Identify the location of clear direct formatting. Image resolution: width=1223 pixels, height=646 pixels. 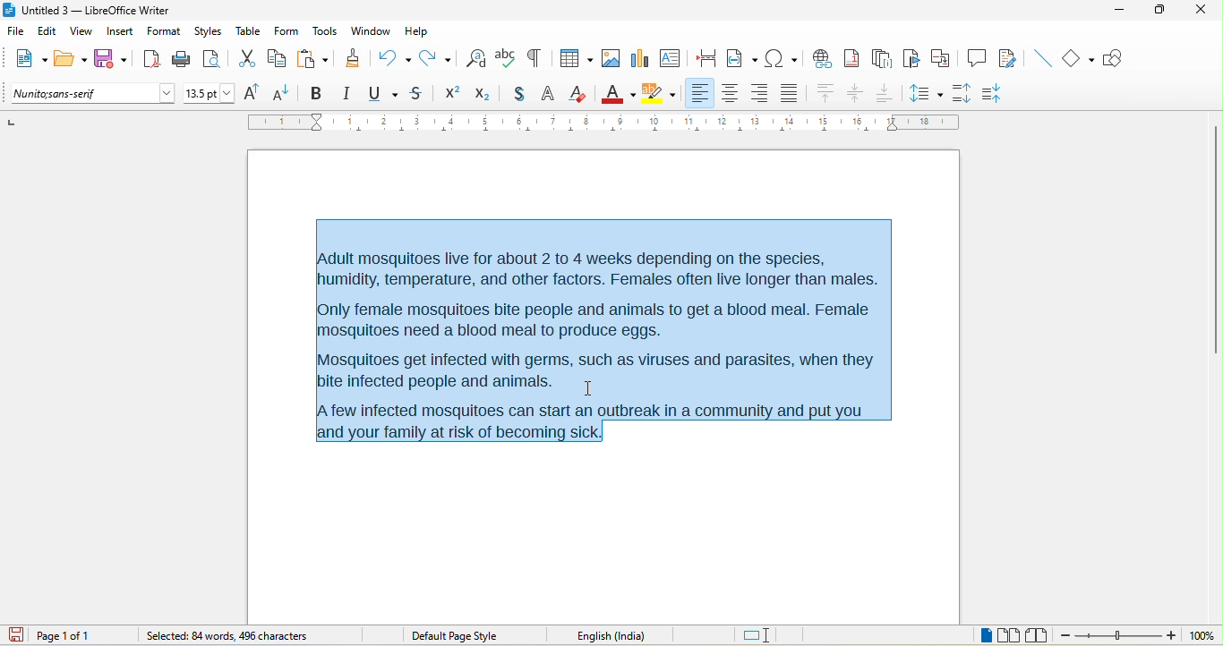
(578, 93).